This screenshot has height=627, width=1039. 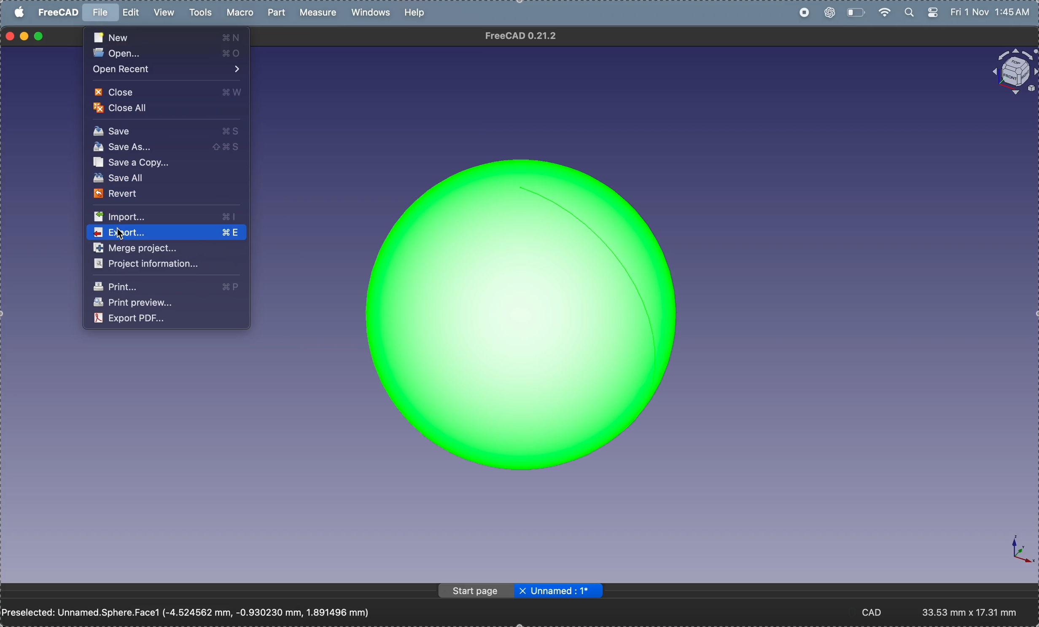 I want to click on save a copy, so click(x=168, y=163).